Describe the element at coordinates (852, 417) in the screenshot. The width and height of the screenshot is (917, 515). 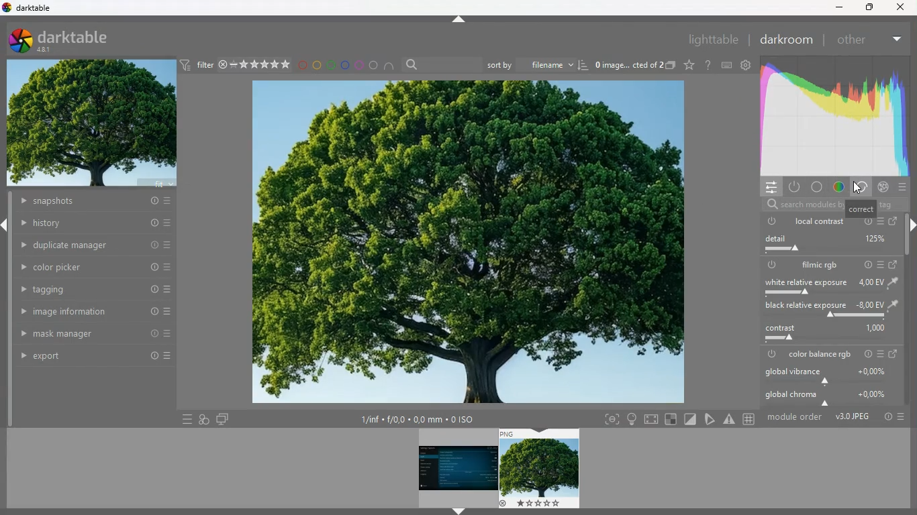
I see `image format` at that location.